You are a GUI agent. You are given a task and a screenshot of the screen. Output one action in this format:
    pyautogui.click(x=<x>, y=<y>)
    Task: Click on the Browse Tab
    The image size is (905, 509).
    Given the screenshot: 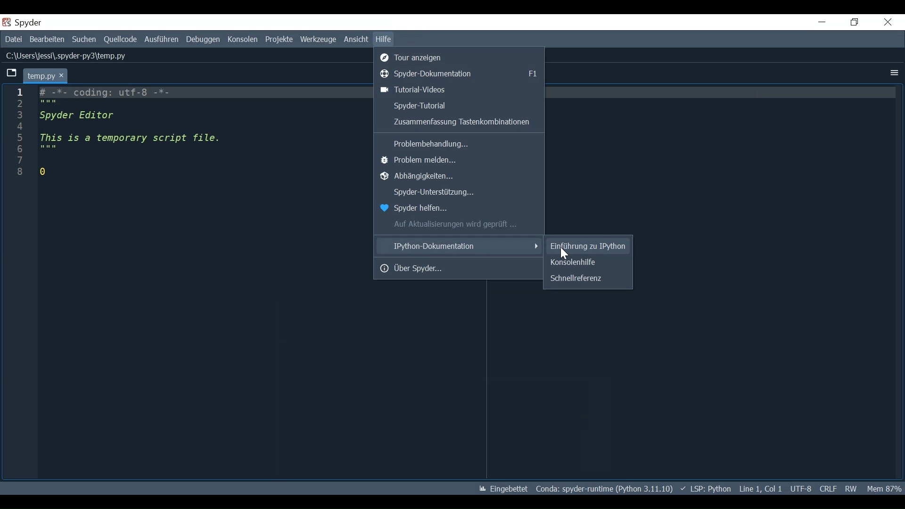 What is the action you would take?
    pyautogui.click(x=10, y=74)
    